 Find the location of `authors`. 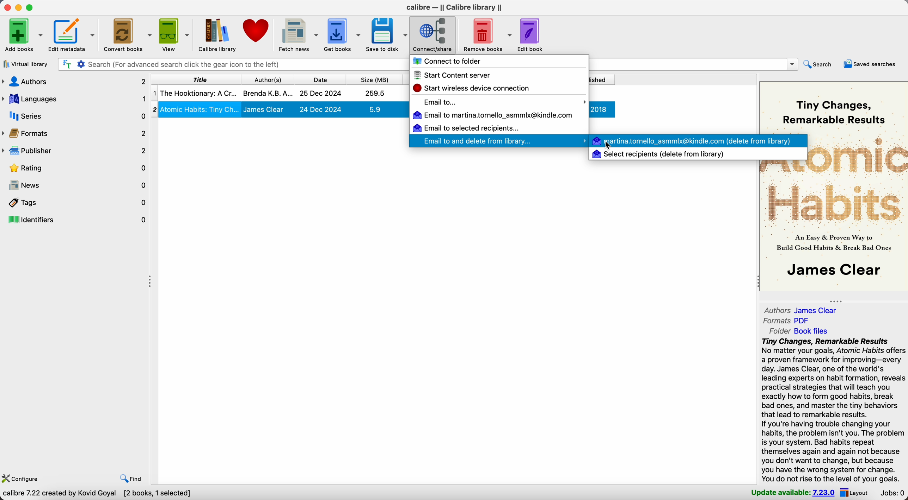

authors is located at coordinates (801, 310).